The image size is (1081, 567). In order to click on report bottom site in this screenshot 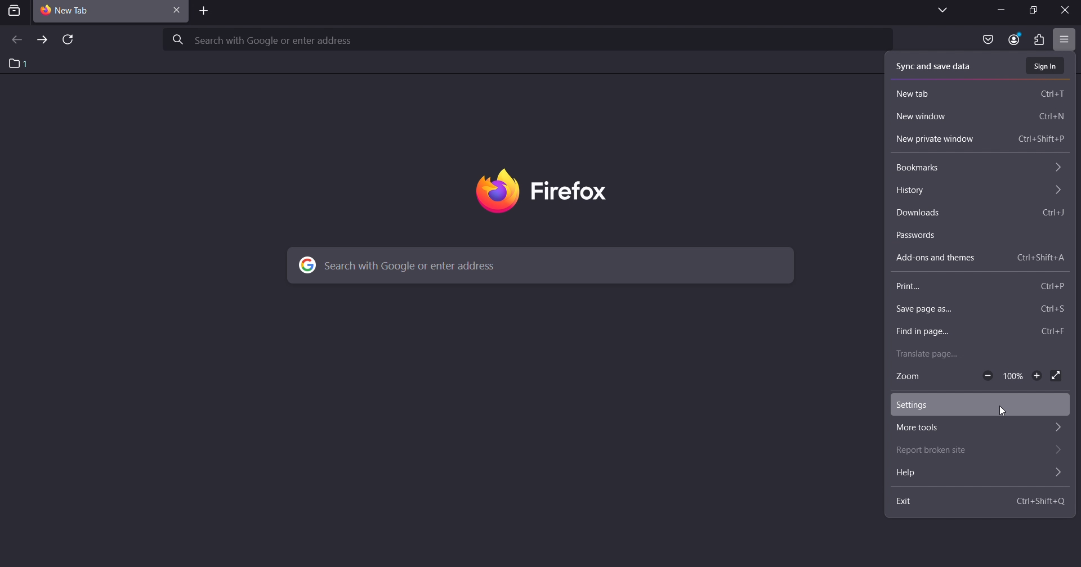, I will do `click(973, 449)`.